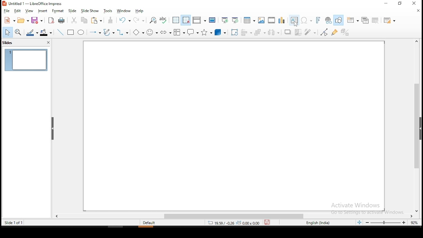 The width and height of the screenshot is (423, 238). What do you see at coordinates (151, 223) in the screenshot?
I see `default` at bounding box center [151, 223].